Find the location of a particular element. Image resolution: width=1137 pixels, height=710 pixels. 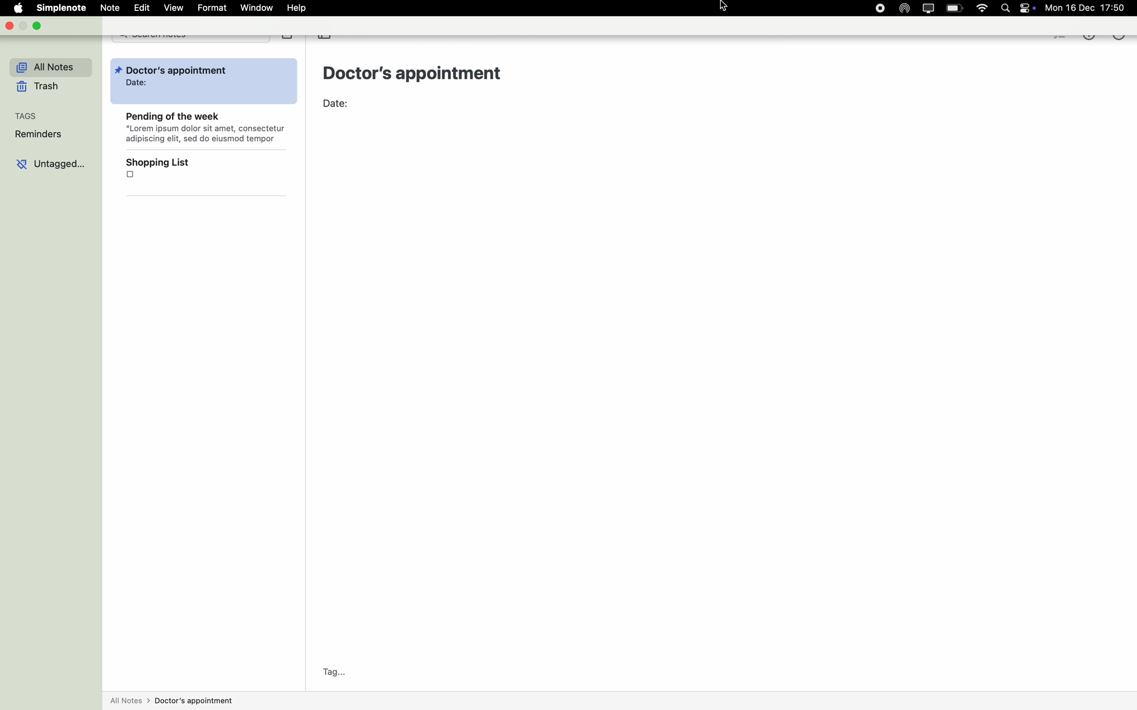

spotlight search is located at coordinates (1005, 8).